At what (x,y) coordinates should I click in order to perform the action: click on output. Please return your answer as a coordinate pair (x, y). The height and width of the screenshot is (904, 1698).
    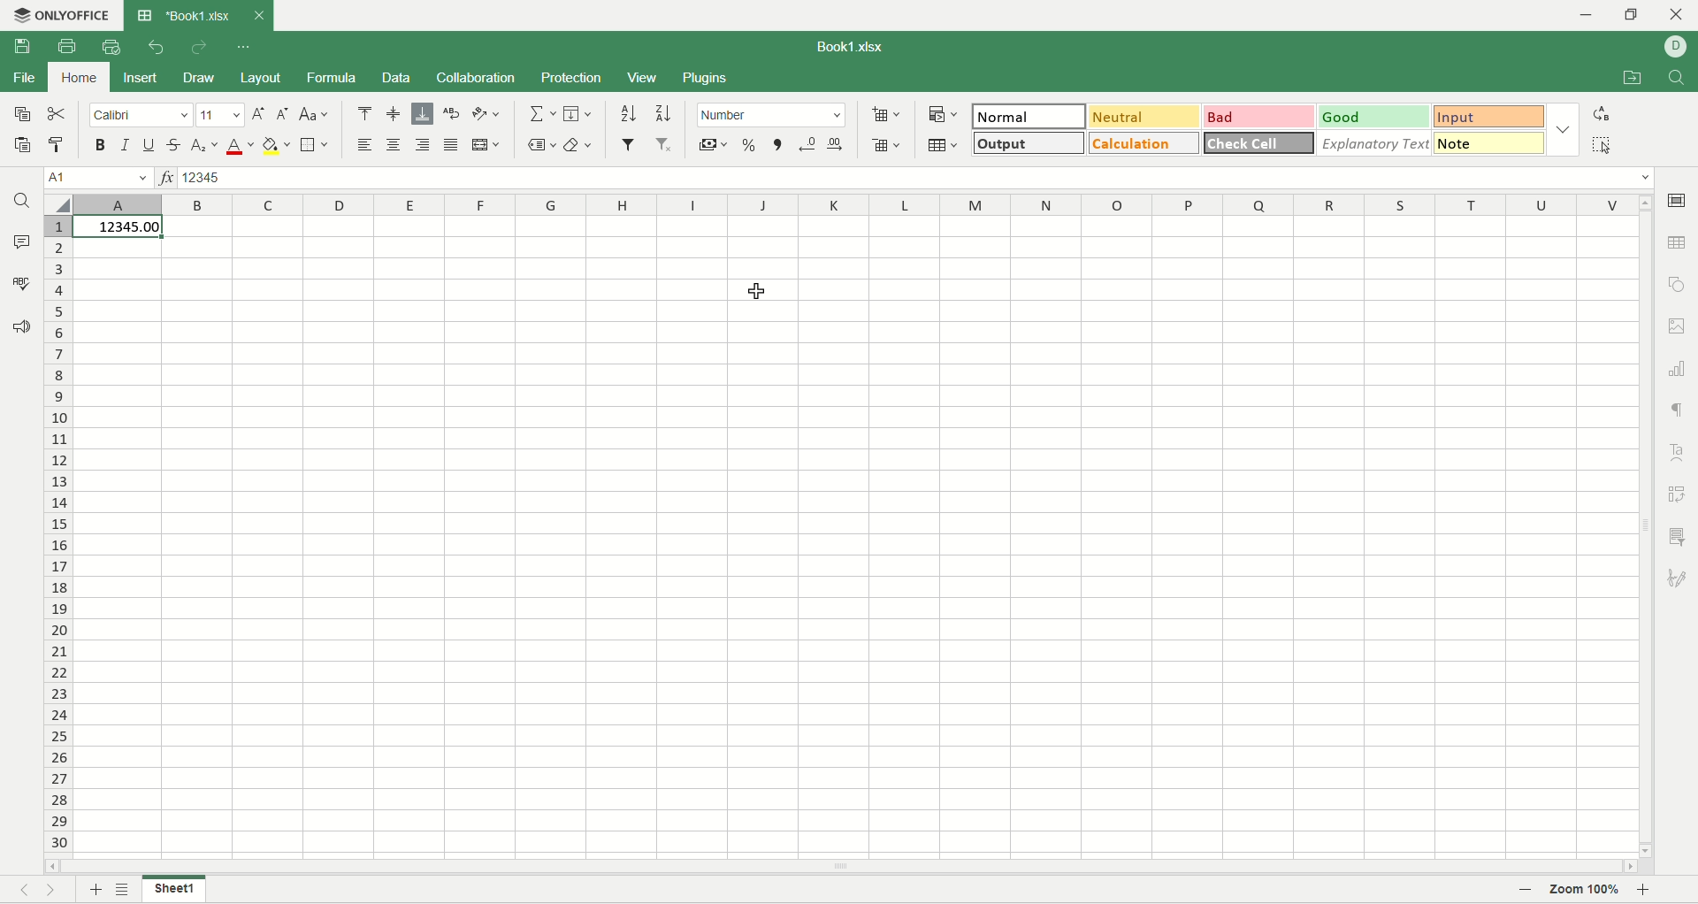
    Looking at the image, I should click on (1027, 142).